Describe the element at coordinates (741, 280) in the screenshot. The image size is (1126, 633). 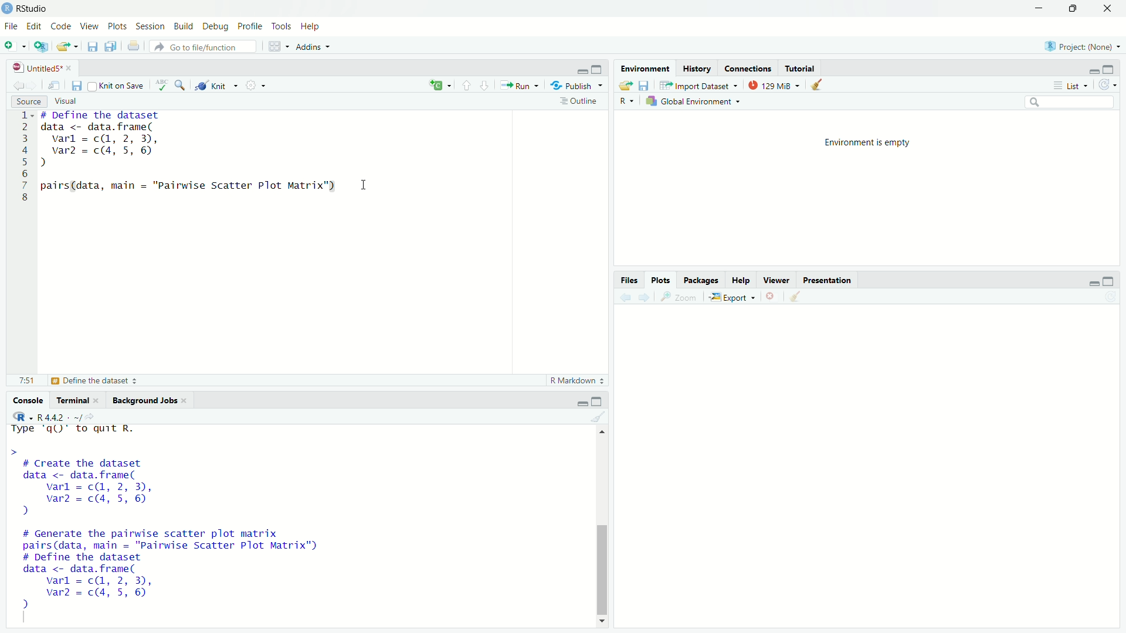
I see `Help` at that location.